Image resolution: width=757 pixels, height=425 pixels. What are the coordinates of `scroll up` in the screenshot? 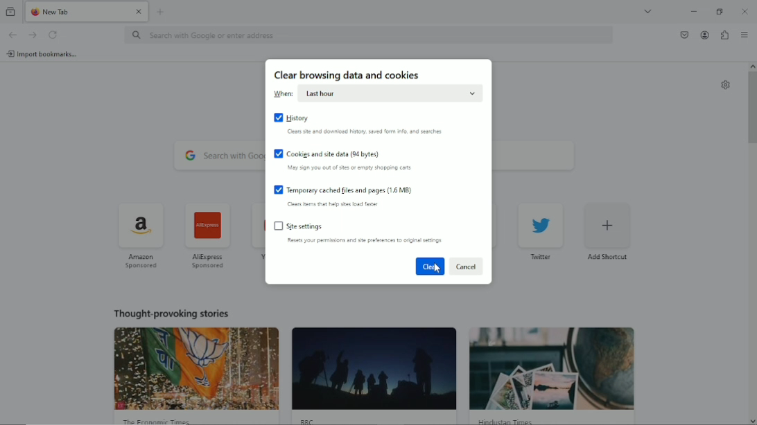 It's located at (752, 66).